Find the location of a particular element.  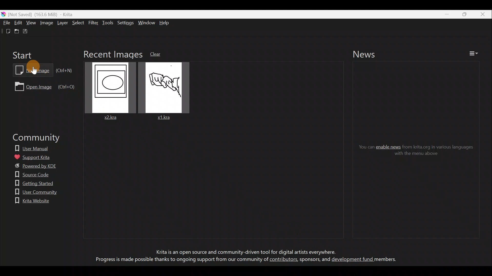

Minimize is located at coordinates (444, 14).